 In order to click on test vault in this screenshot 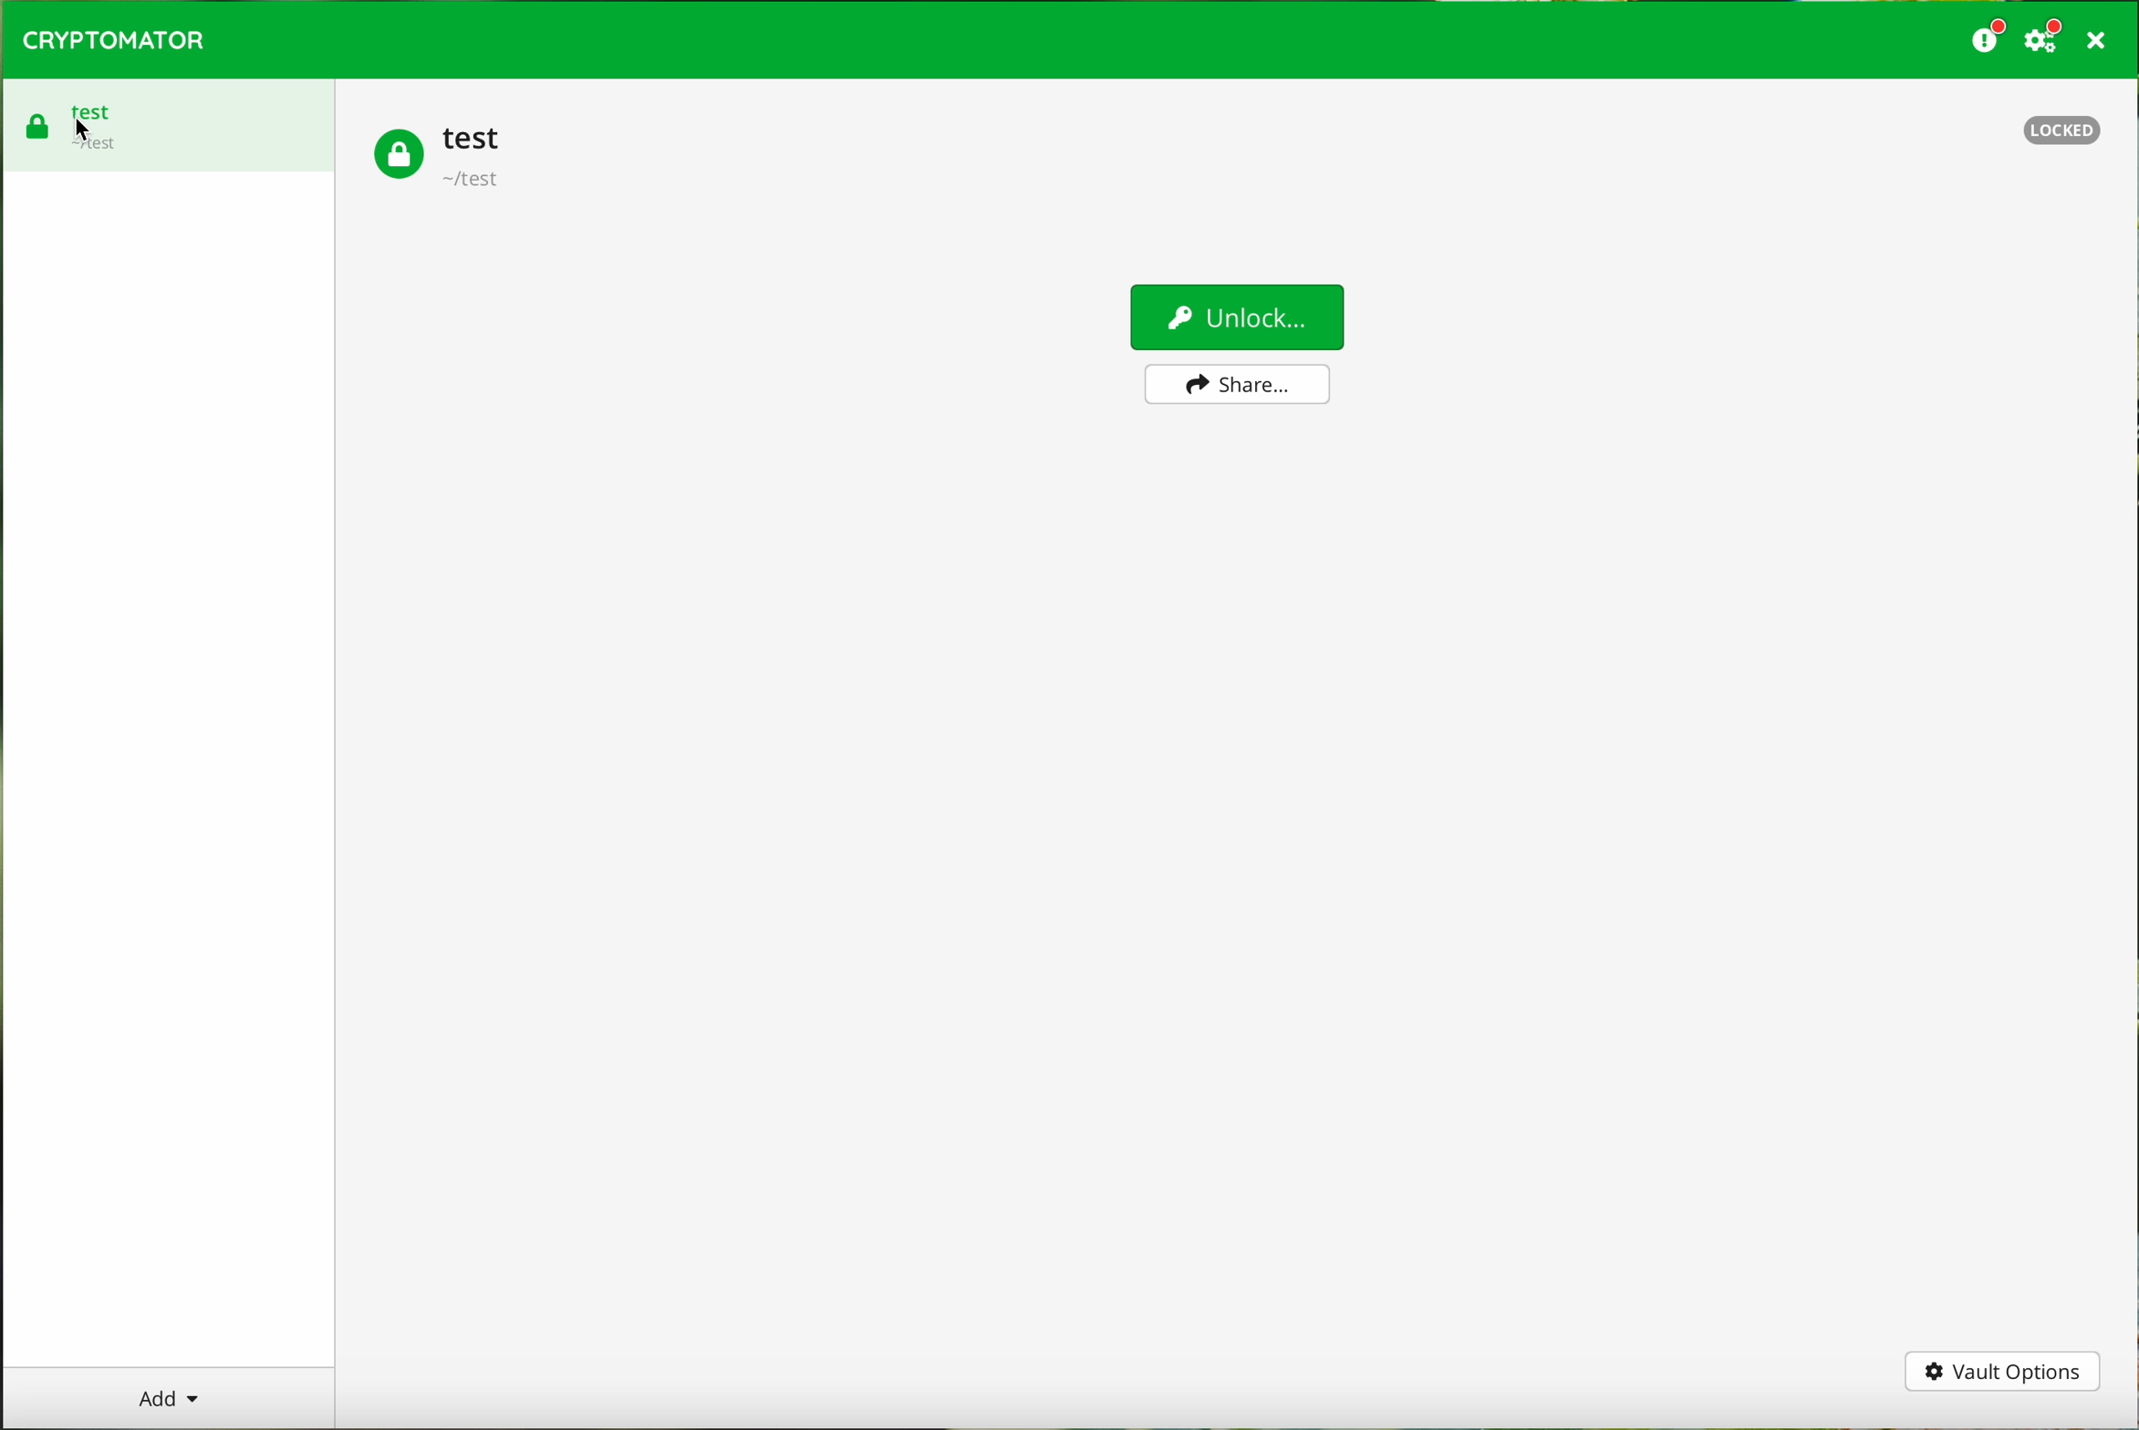, I will do `click(443, 158)`.